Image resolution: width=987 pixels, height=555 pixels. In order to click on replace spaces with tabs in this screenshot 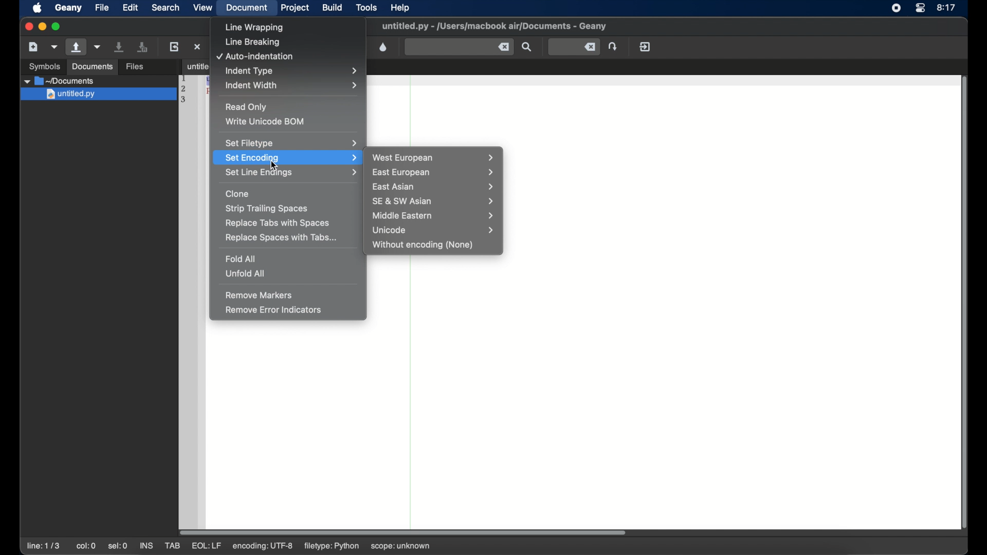, I will do `click(282, 238)`.